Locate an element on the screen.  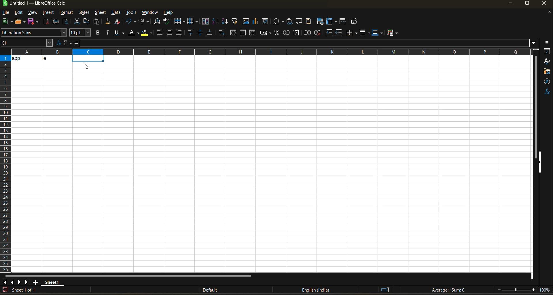
split window is located at coordinates (344, 22).